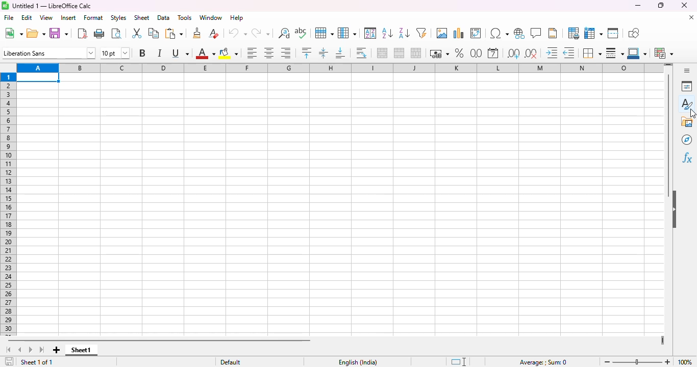  I want to click on headers and footers, so click(553, 33).